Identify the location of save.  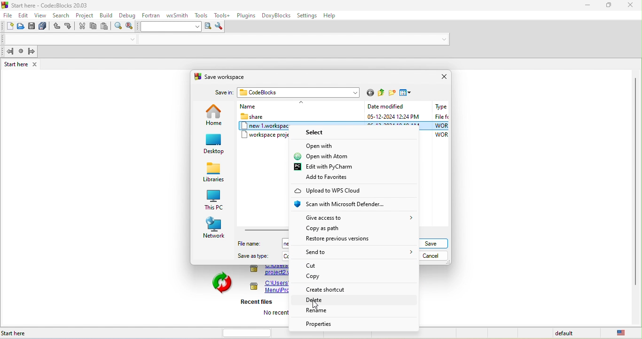
(32, 27).